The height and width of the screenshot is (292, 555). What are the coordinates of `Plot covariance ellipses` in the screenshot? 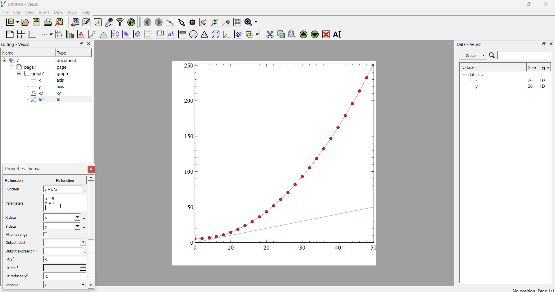 It's located at (237, 34).